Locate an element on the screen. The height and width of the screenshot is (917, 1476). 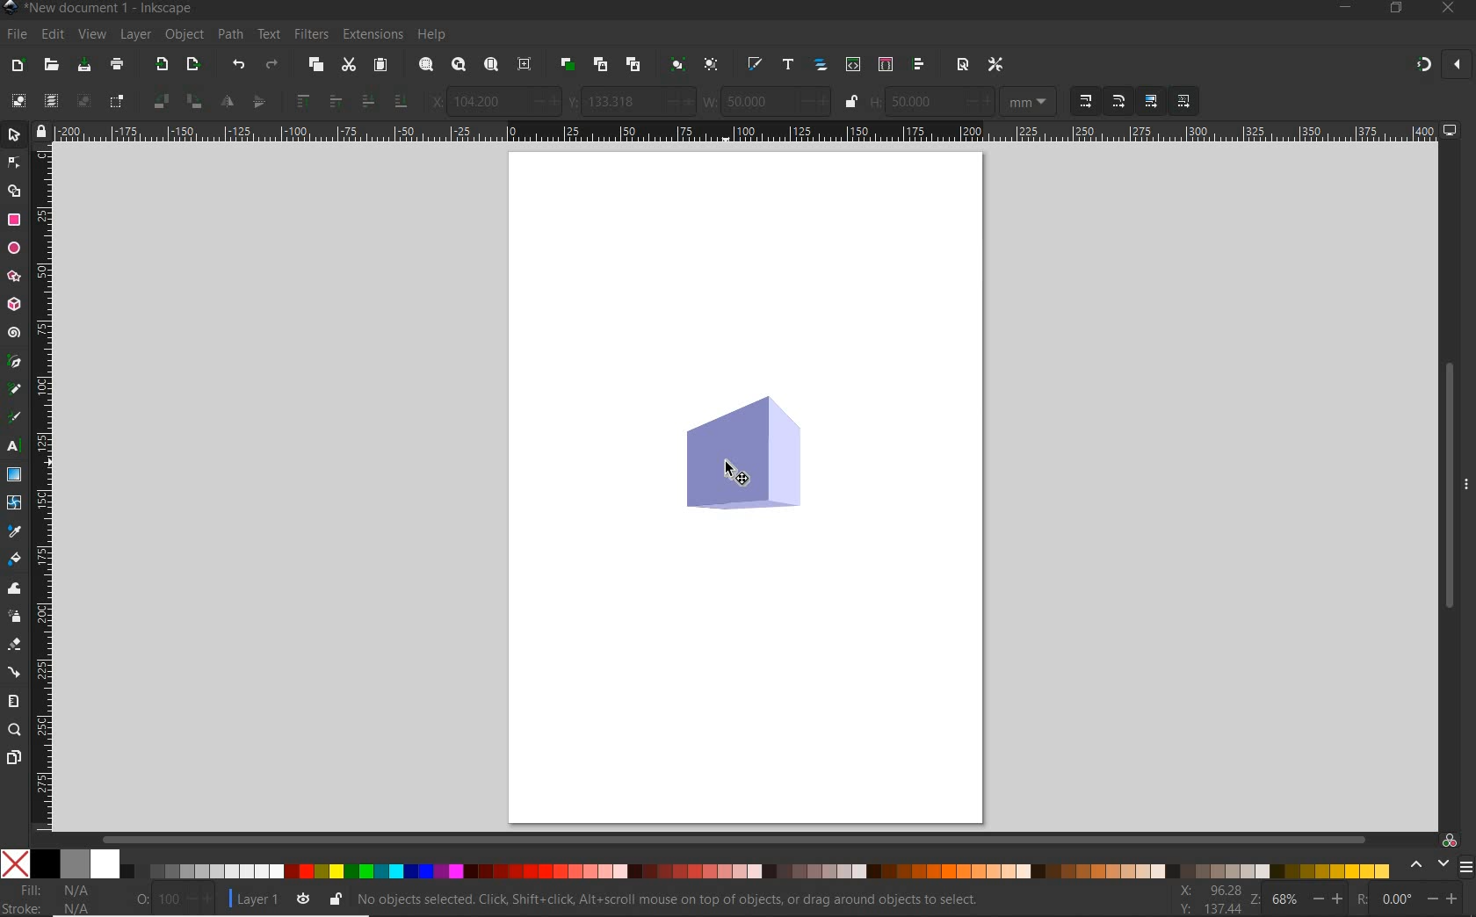
increase/decrease is located at coordinates (1443, 899).